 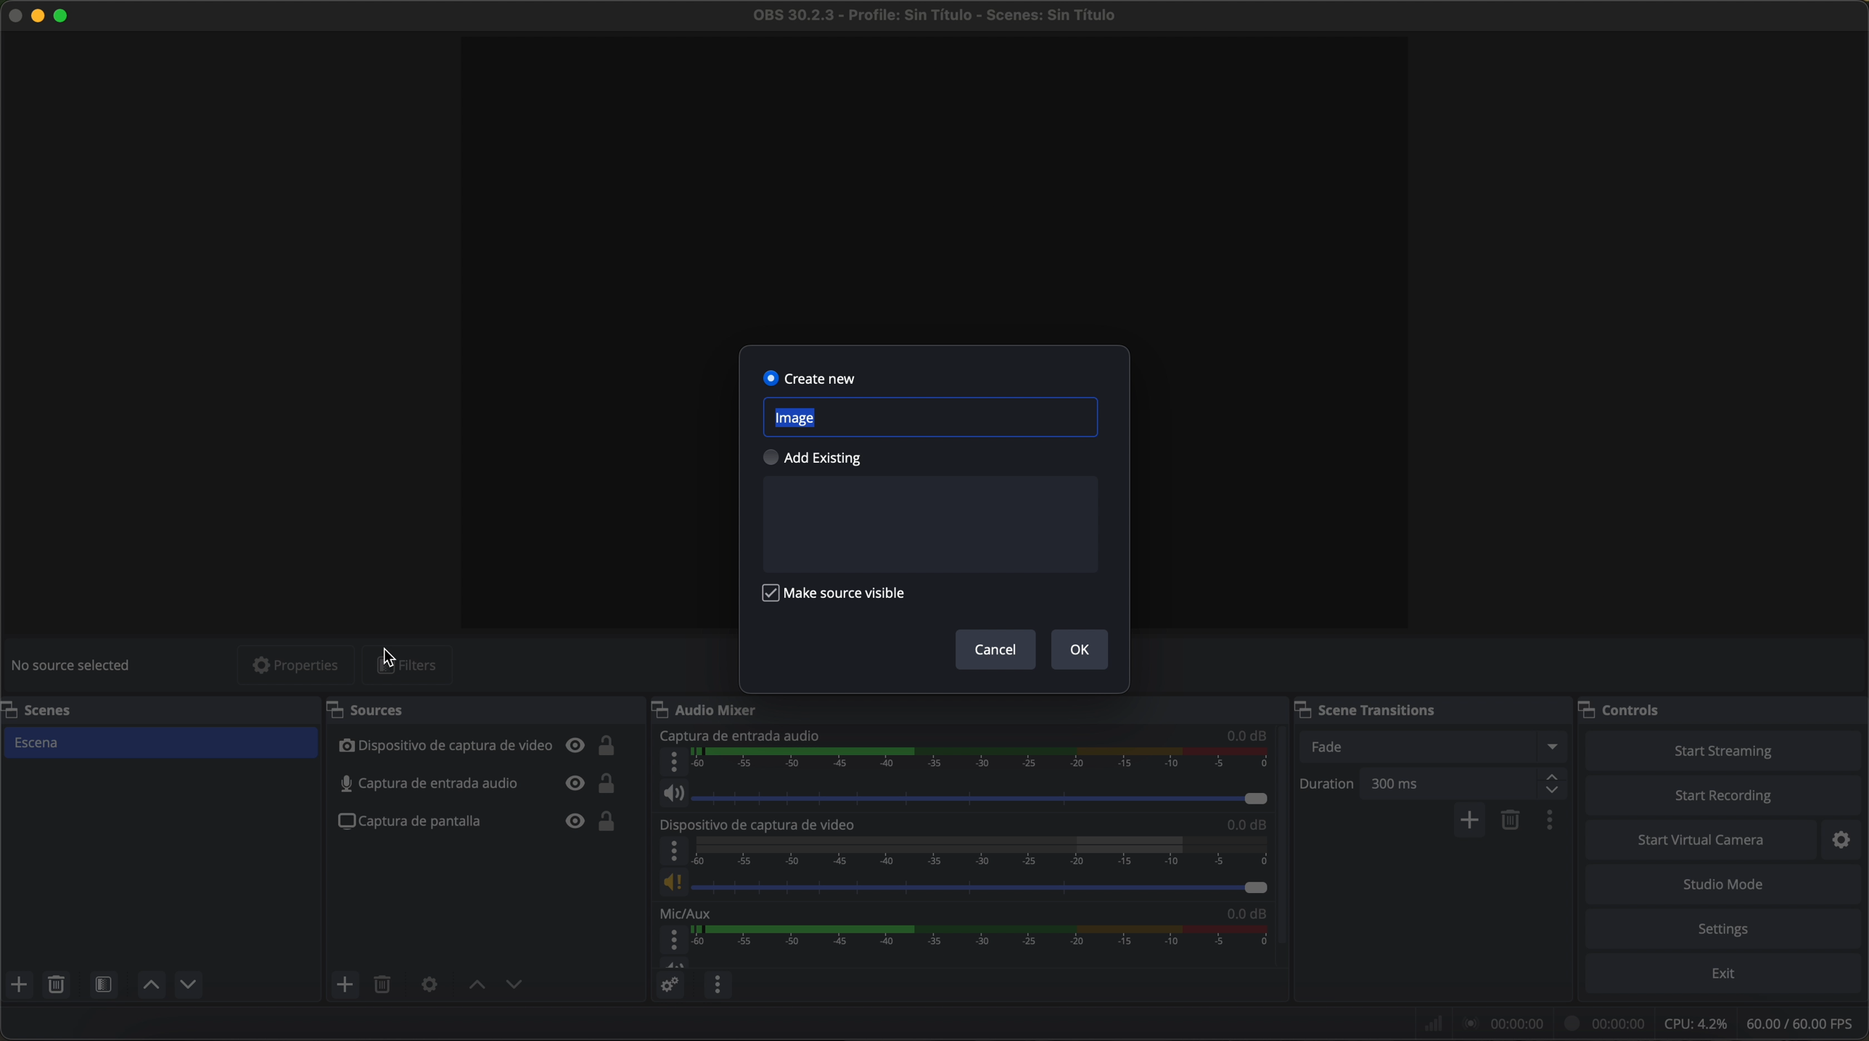 What do you see at coordinates (1724, 885) in the screenshot?
I see `studio mode` at bounding box center [1724, 885].